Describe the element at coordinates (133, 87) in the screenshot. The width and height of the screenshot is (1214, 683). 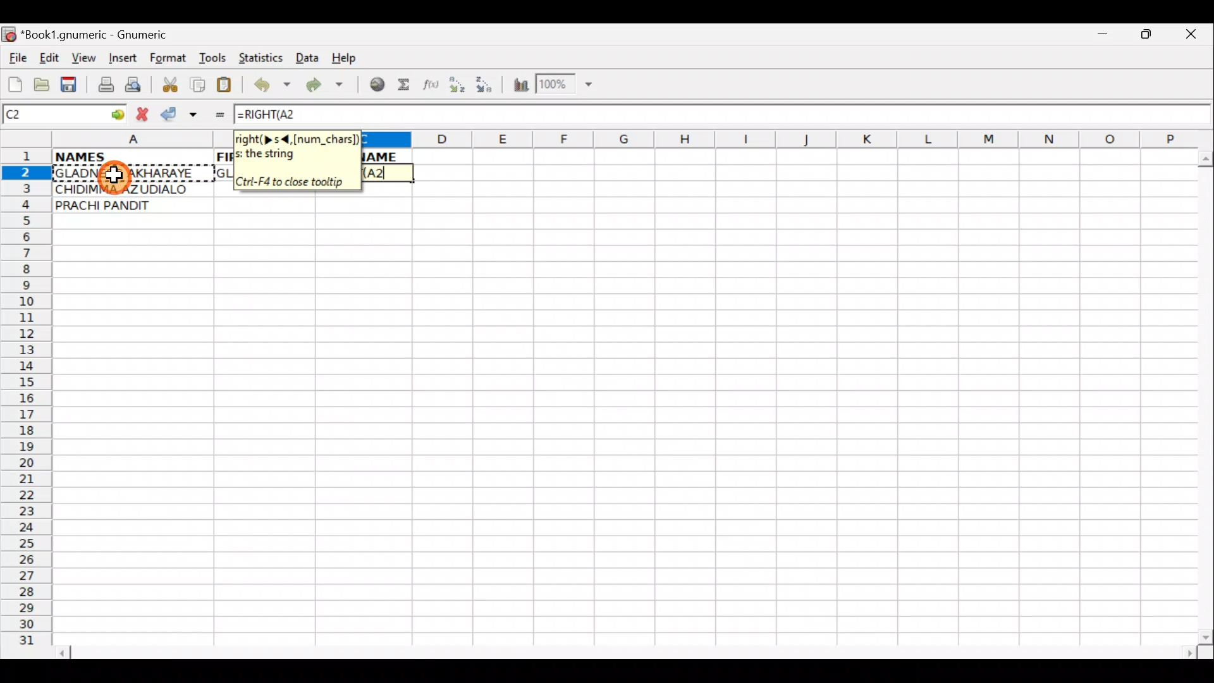
I see `Print preview` at that location.